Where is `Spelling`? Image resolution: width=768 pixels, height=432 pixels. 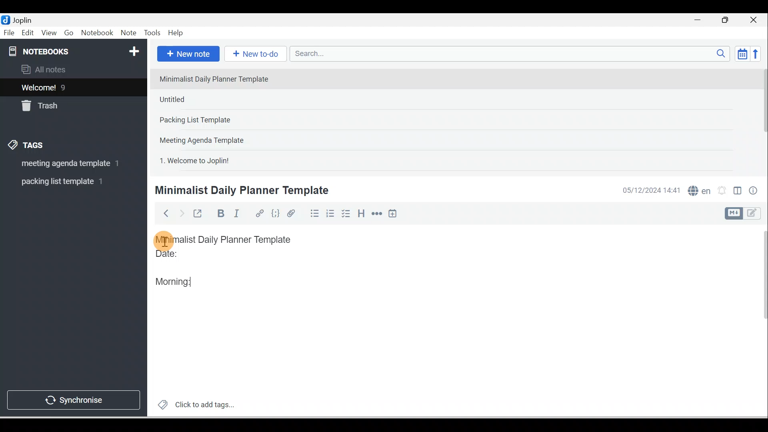
Spelling is located at coordinates (698, 190).